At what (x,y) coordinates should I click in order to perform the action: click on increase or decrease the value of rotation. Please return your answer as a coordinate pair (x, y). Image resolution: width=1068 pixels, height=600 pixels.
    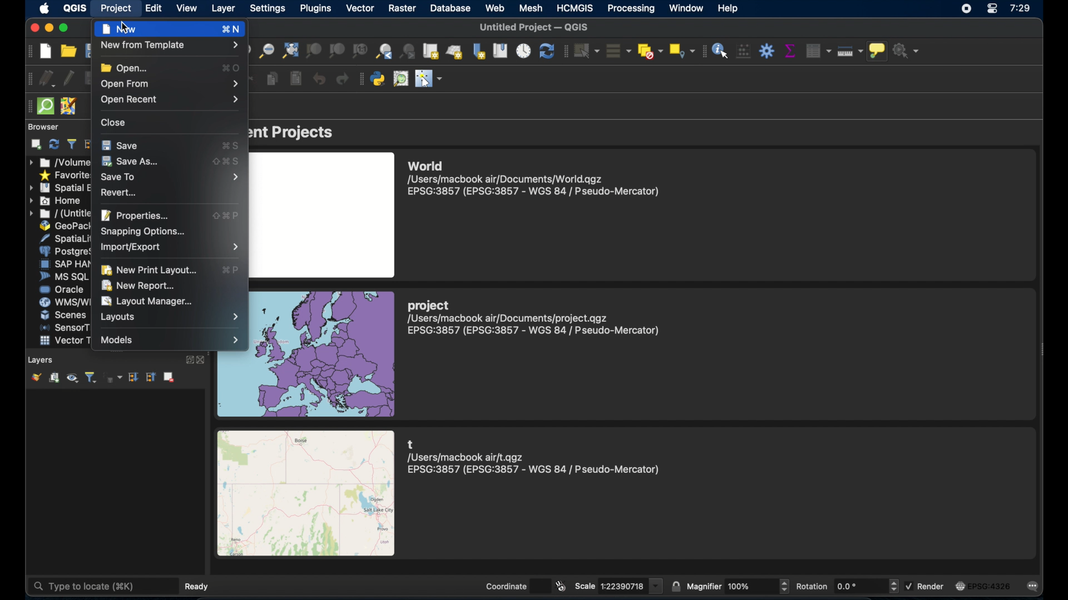
    Looking at the image, I should click on (894, 586).